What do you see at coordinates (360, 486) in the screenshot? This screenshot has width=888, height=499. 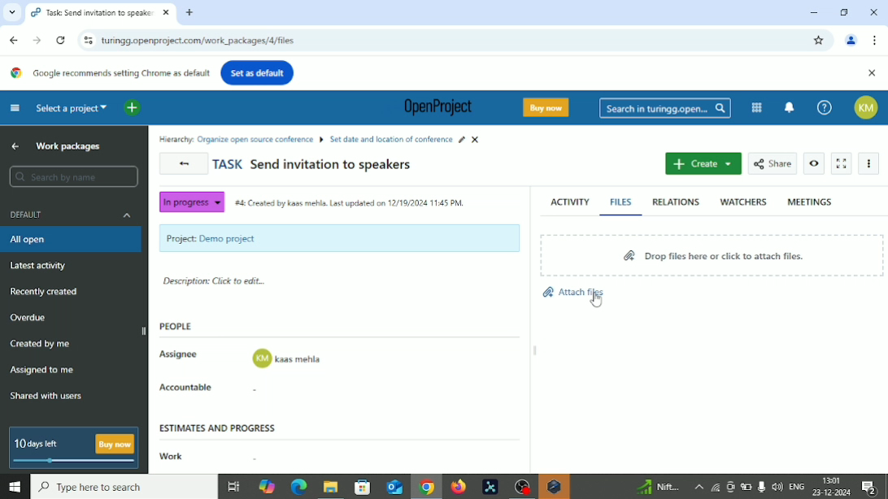 I see `Microsoft store` at bounding box center [360, 486].